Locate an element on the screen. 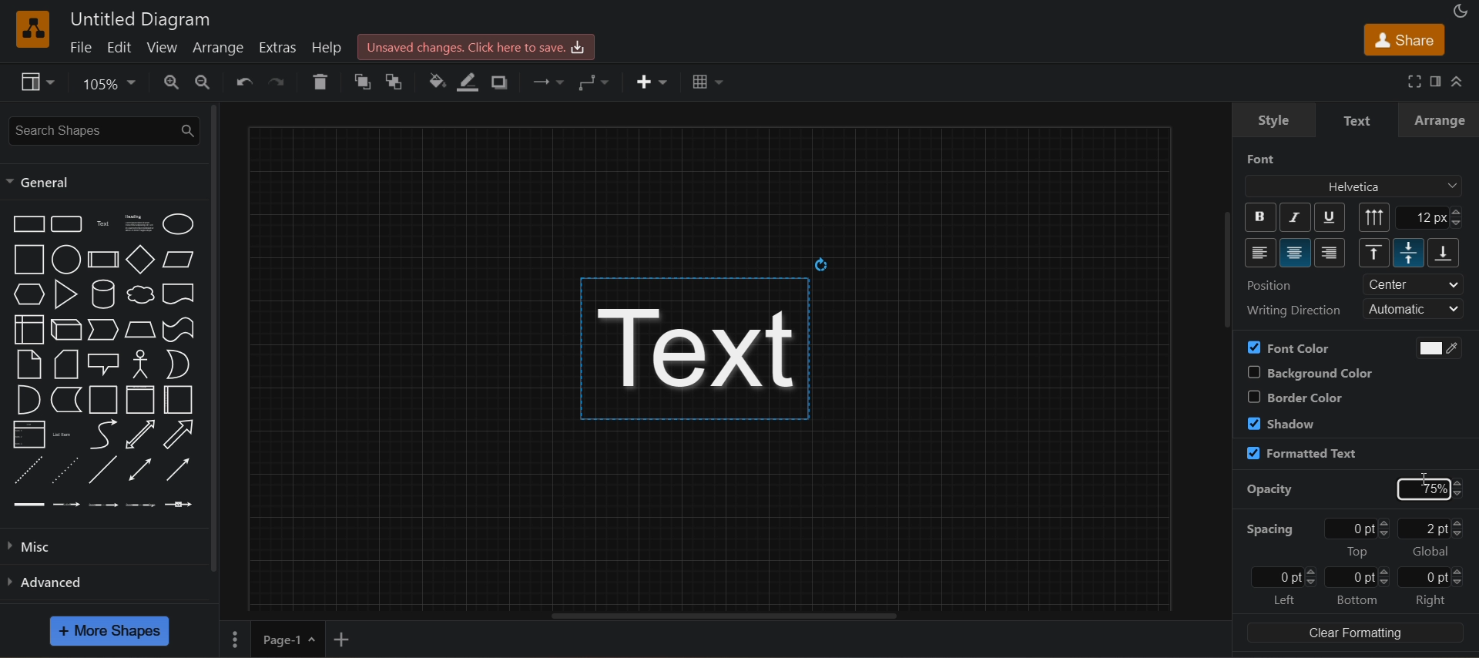 The width and height of the screenshot is (1479, 658). shadow is located at coordinates (501, 82).